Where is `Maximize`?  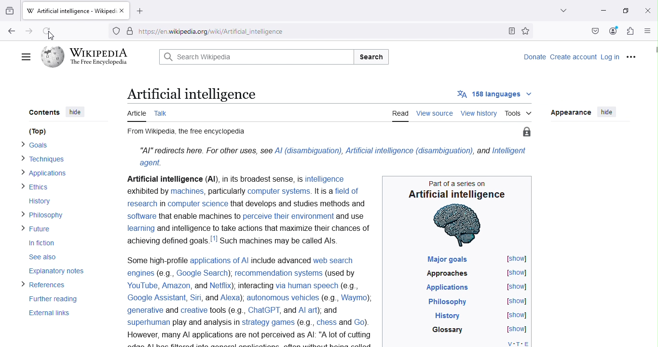
Maximize is located at coordinates (623, 12).